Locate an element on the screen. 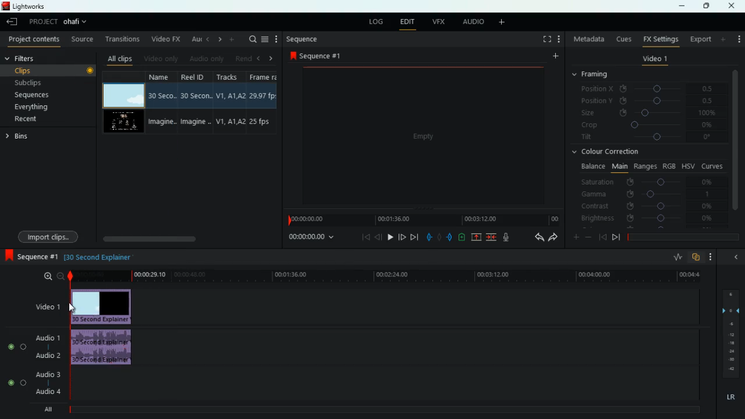 This screenshot has width=745, height=419. recent is located at coordinates (38, 120).